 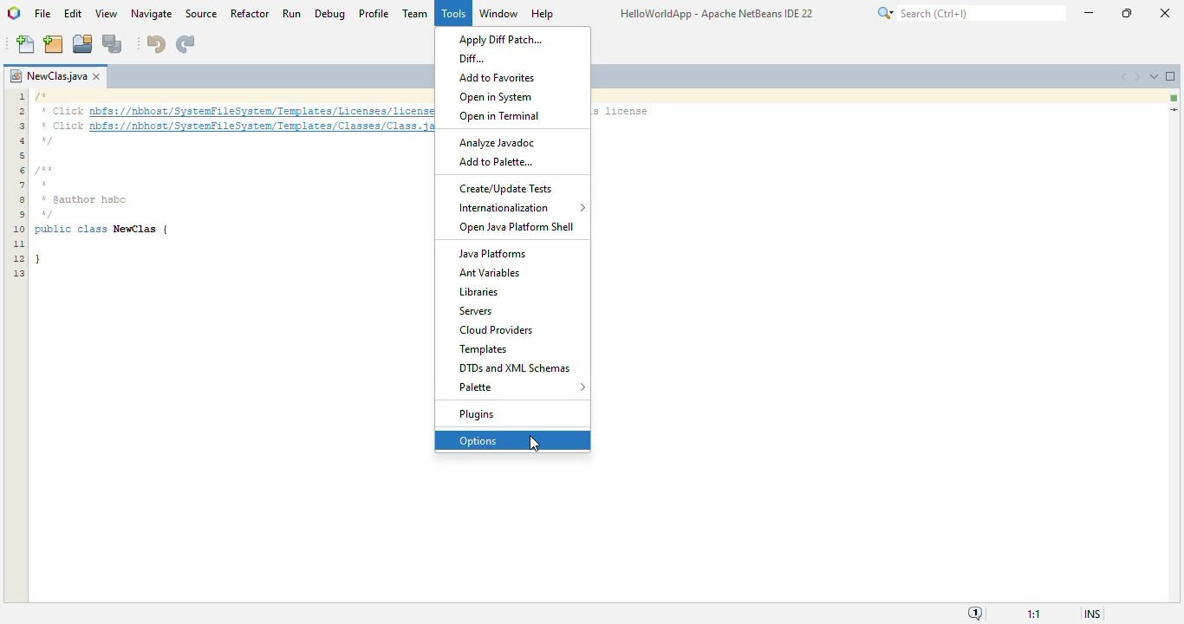 I want to click on 1 2 3 4 5 6 7 8 9 10 11 12 13, so click(x=17, y=185).